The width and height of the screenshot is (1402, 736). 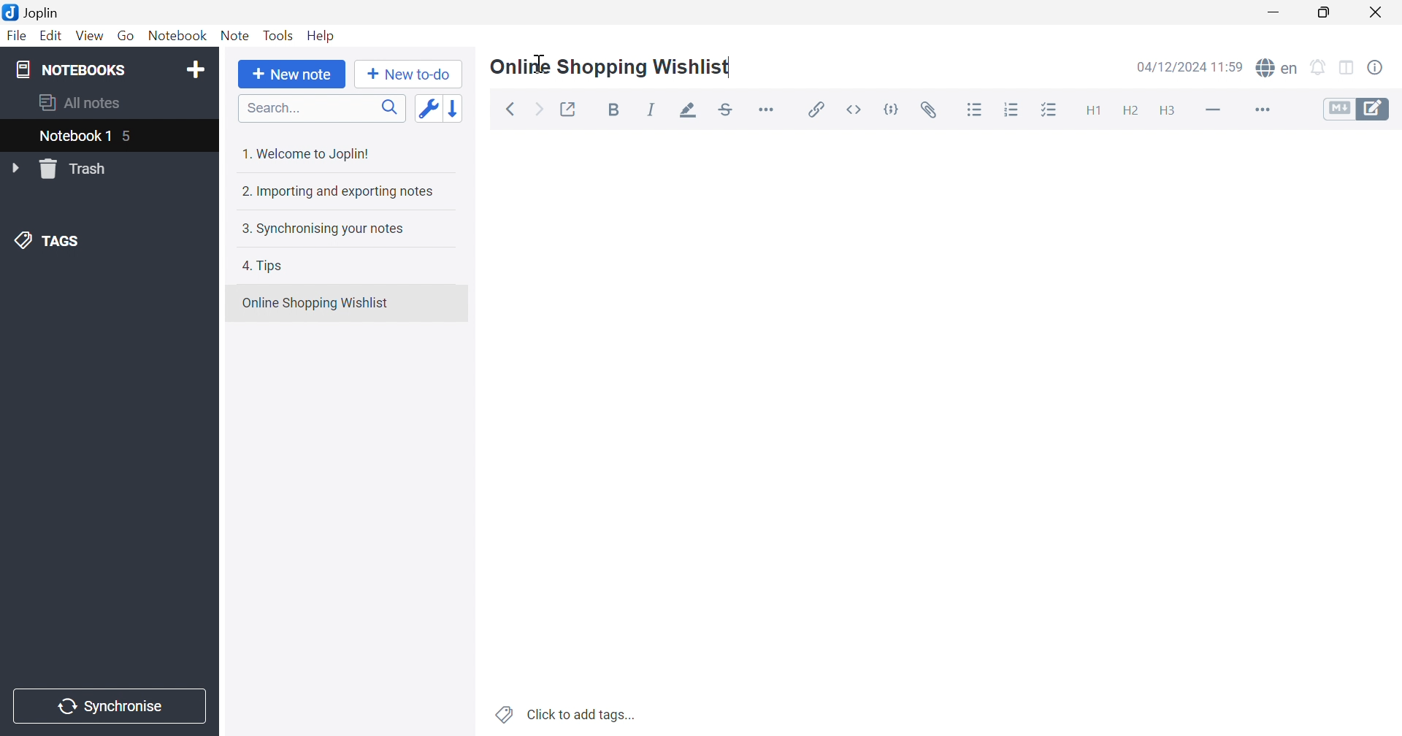 I want to click on All notes, so click(x=83, y=104).